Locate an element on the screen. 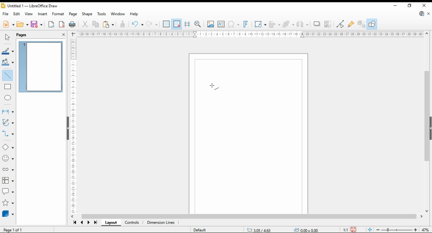 This screenshot has height=233, width=432. collapse is located at coordinates (430, 128).